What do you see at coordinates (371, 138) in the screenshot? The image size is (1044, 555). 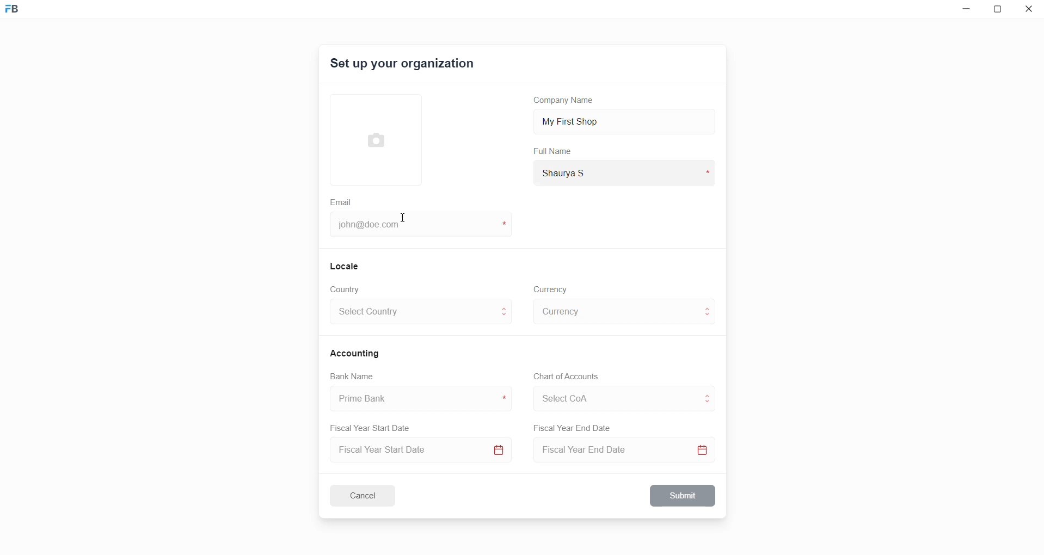 I see `select Profile picture` at bounding box center [371, 138].